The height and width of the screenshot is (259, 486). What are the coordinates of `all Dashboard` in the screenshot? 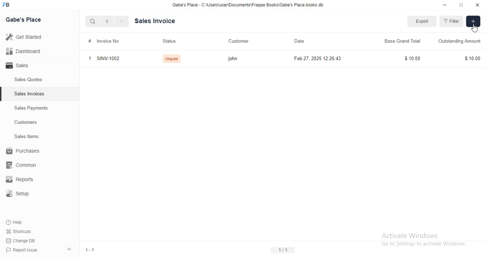 It's located at (26, 54).